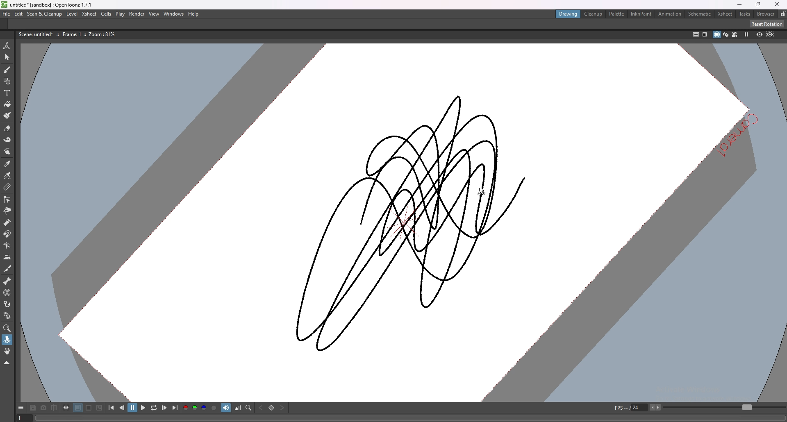 Image resolution: width=787 pixels, height=422 pixels. What do you see at coordinates (271, 408) in the screenshot?
I see `set key` at bounding box center [271, 408].